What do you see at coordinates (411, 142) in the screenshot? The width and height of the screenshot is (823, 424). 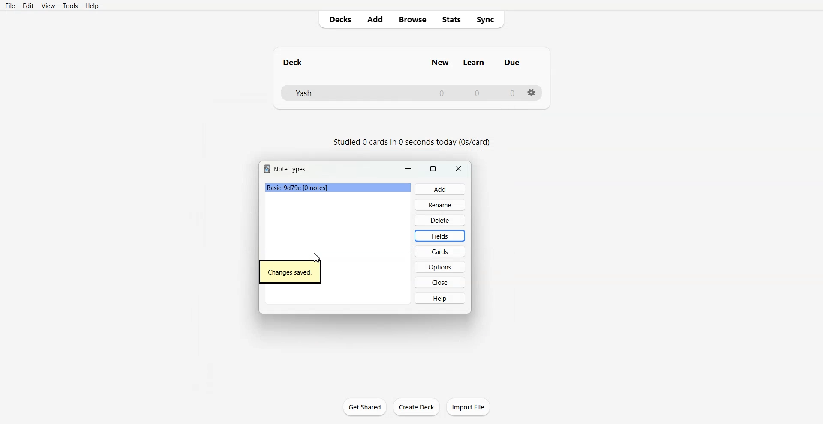 I see `Text 2` at bounding box center [411, 142].